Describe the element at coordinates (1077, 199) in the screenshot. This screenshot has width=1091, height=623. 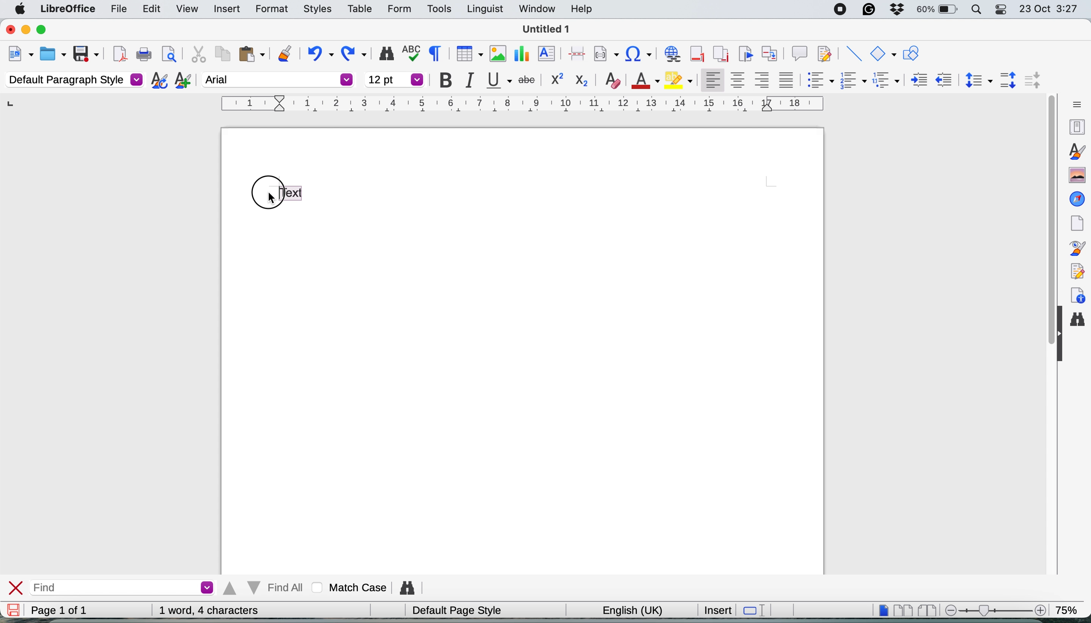
I see `navigator` at that location.